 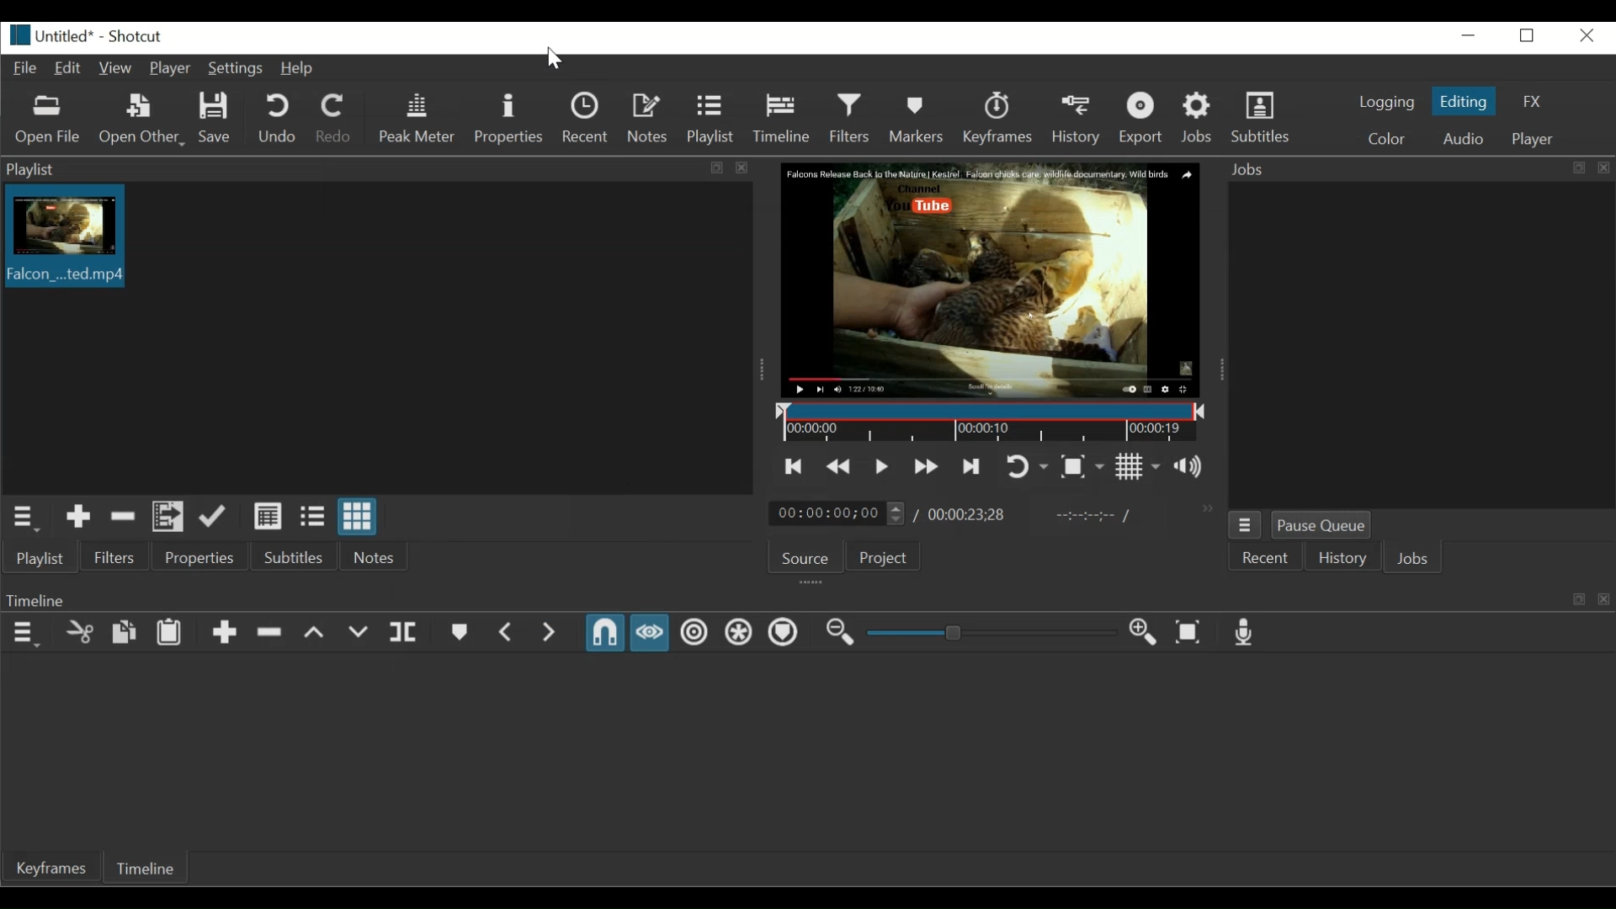 What do you see at coordinates (1583, 35) in the screenshot?
I see `Close` at bounding box center [1583, 35].